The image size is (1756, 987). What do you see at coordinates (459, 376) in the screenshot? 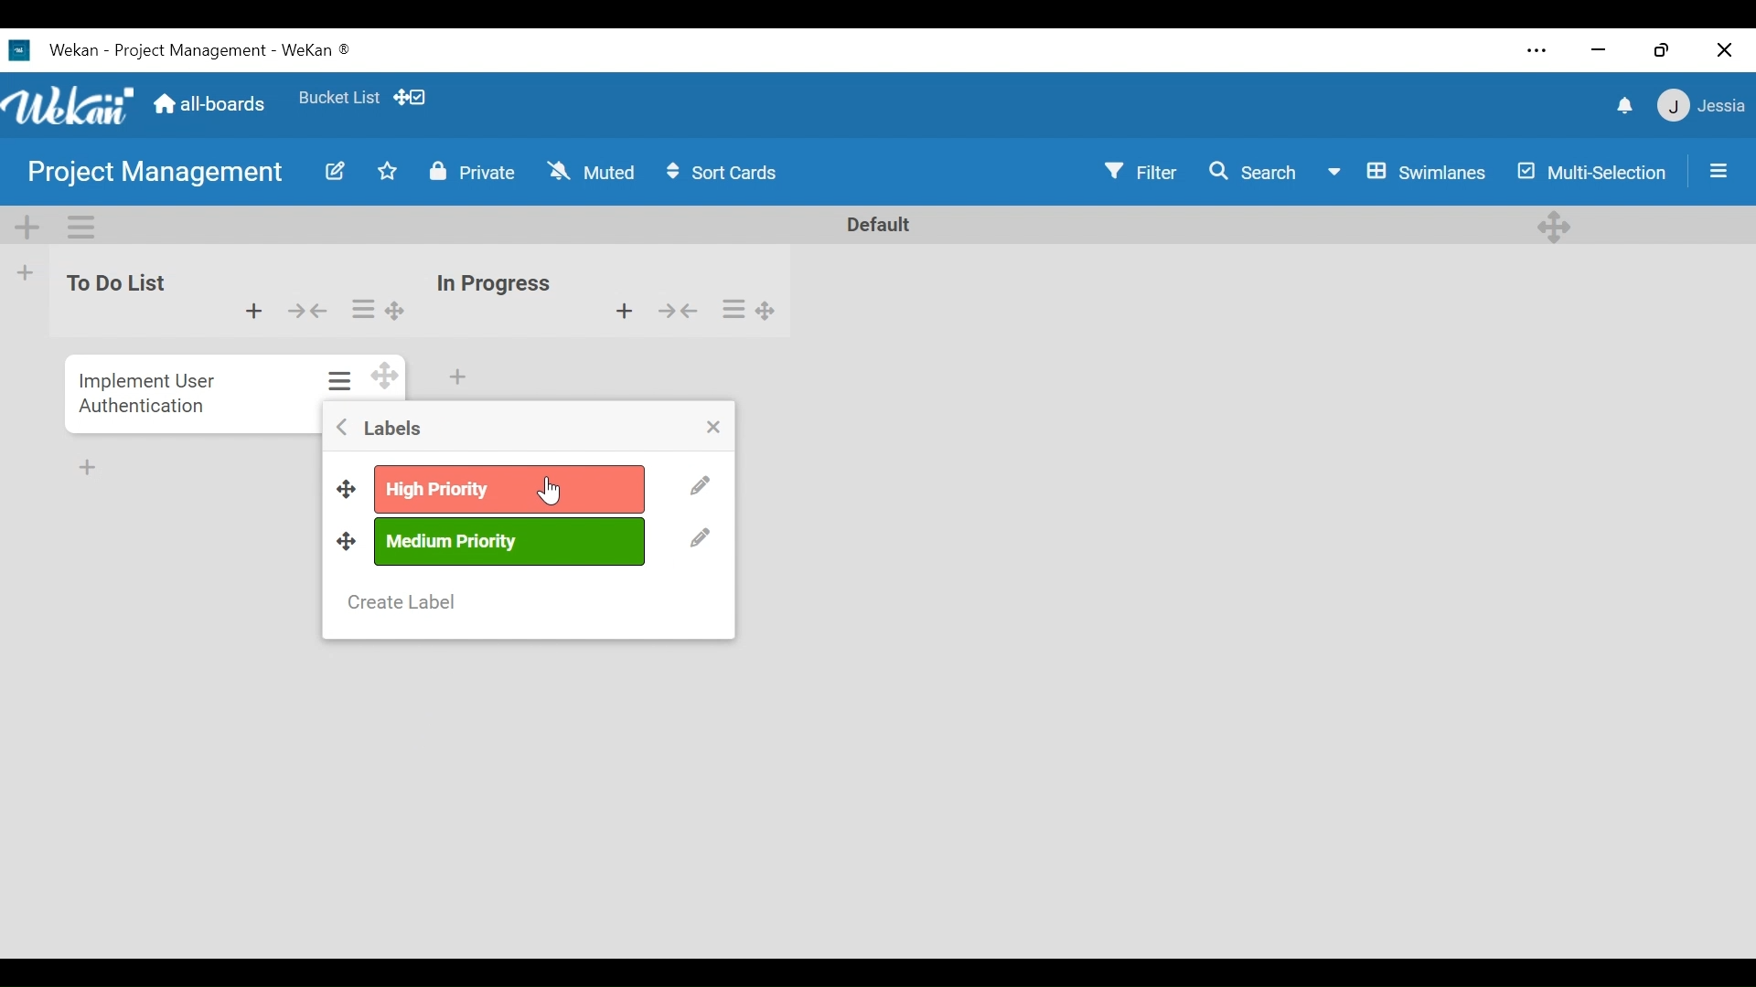
I see `add card to the bottom of the list` at bounding box center [459, 376].